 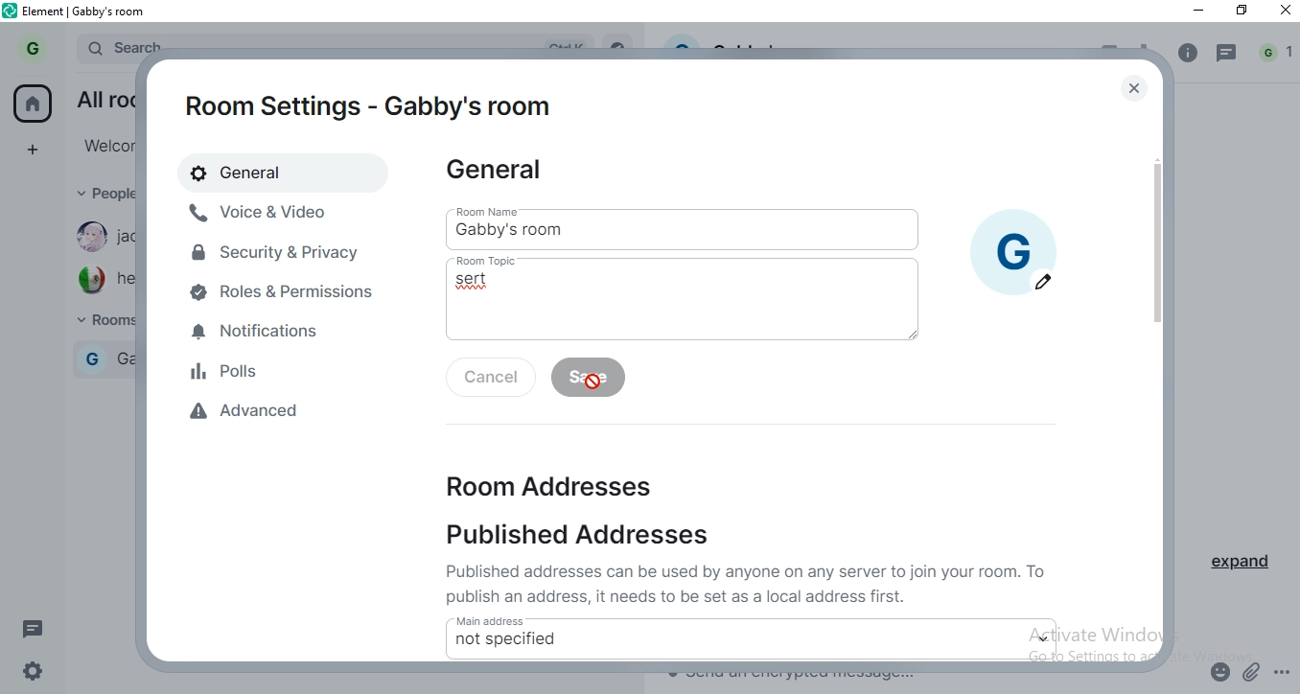 I want to click on expand, so click(x=1248, y=567).